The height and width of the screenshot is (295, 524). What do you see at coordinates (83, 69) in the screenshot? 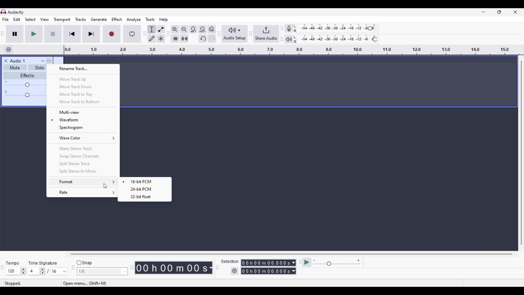
I see `Rename track` at bounding box center [83, 69].